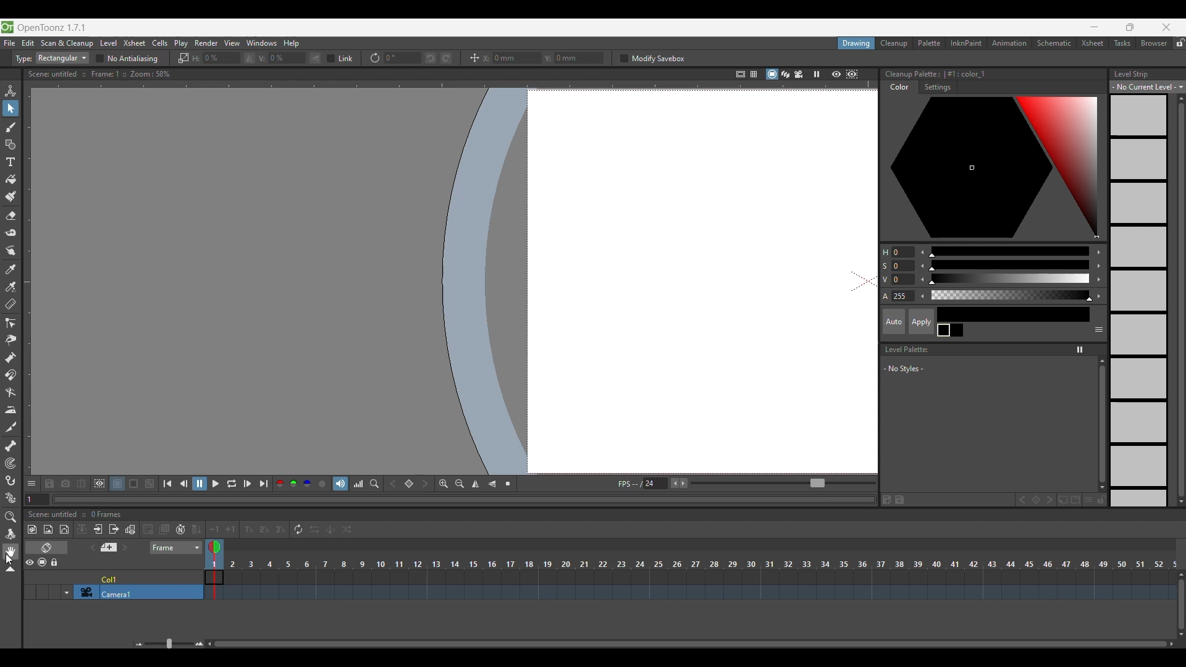 This screenshot has width=1186, height=667. Describe the element at coordinates (851, 74) in the screenshot. I see `Sub camera preview` at that location.